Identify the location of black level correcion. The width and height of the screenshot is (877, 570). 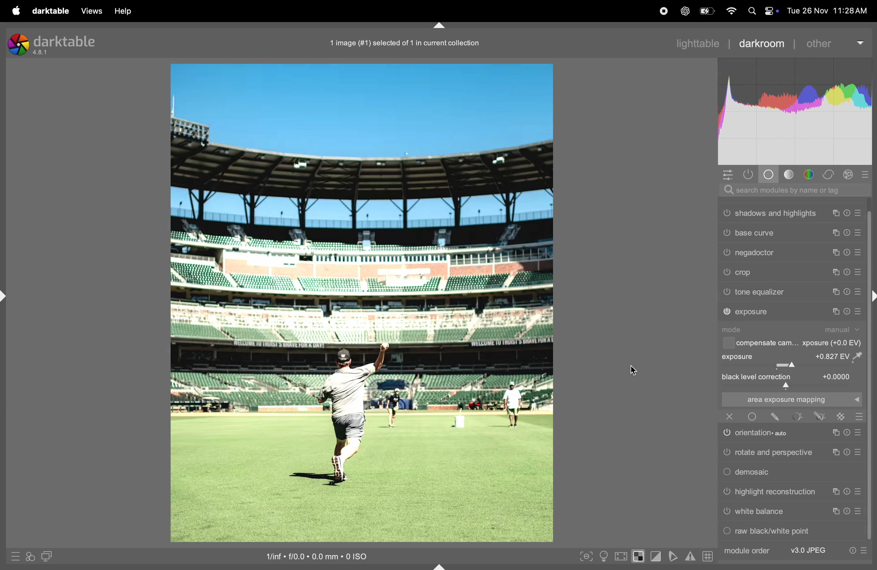
(757, 377).